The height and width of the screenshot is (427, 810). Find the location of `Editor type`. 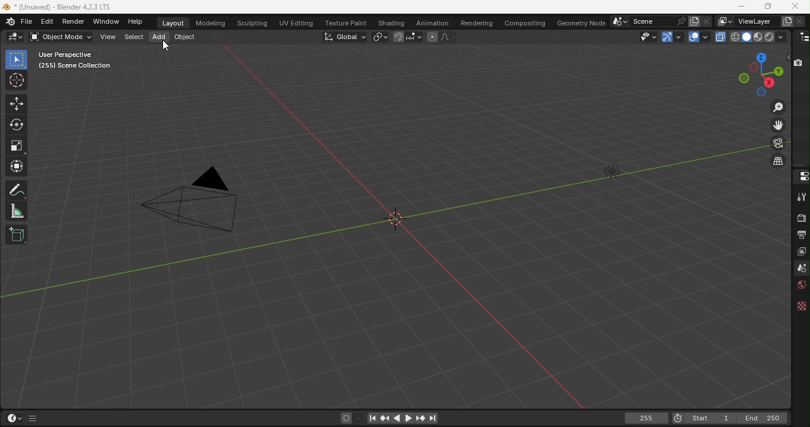

Editor type is located at coordinates (800, 177).